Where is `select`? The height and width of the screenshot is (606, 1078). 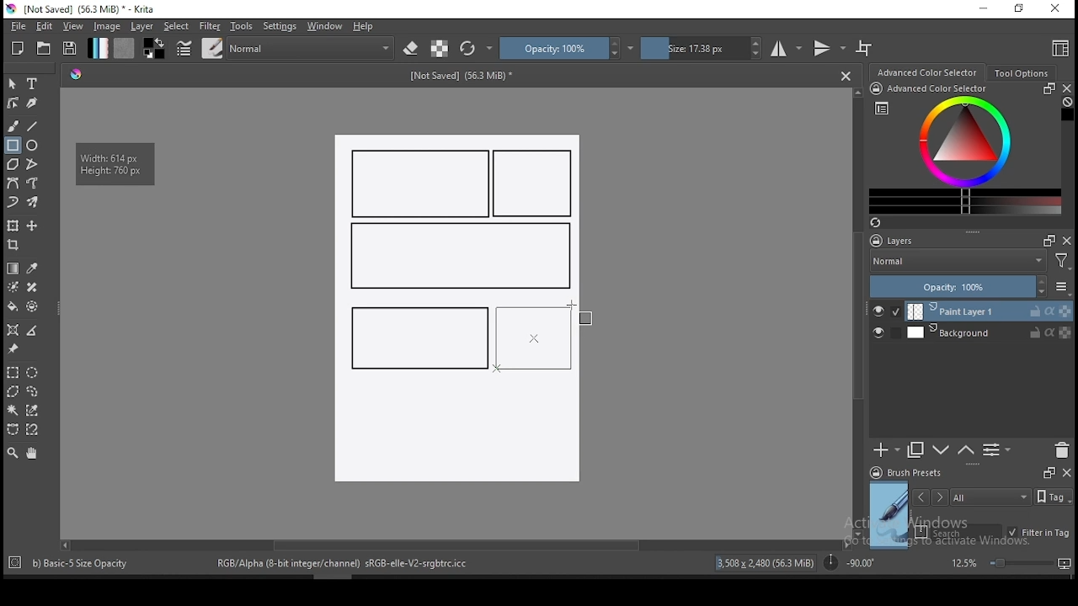
select is located at coordinates (177, 26).